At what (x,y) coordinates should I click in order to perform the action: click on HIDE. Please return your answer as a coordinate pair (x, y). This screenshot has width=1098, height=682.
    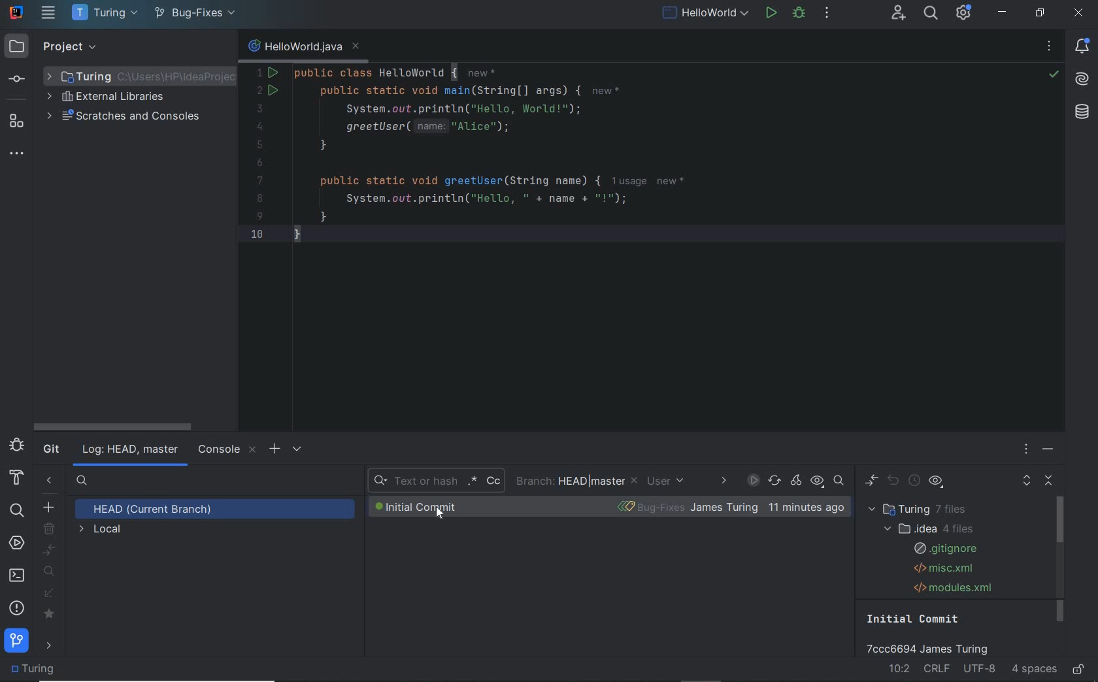
    Looking at the image, I should click on (1048, 452).